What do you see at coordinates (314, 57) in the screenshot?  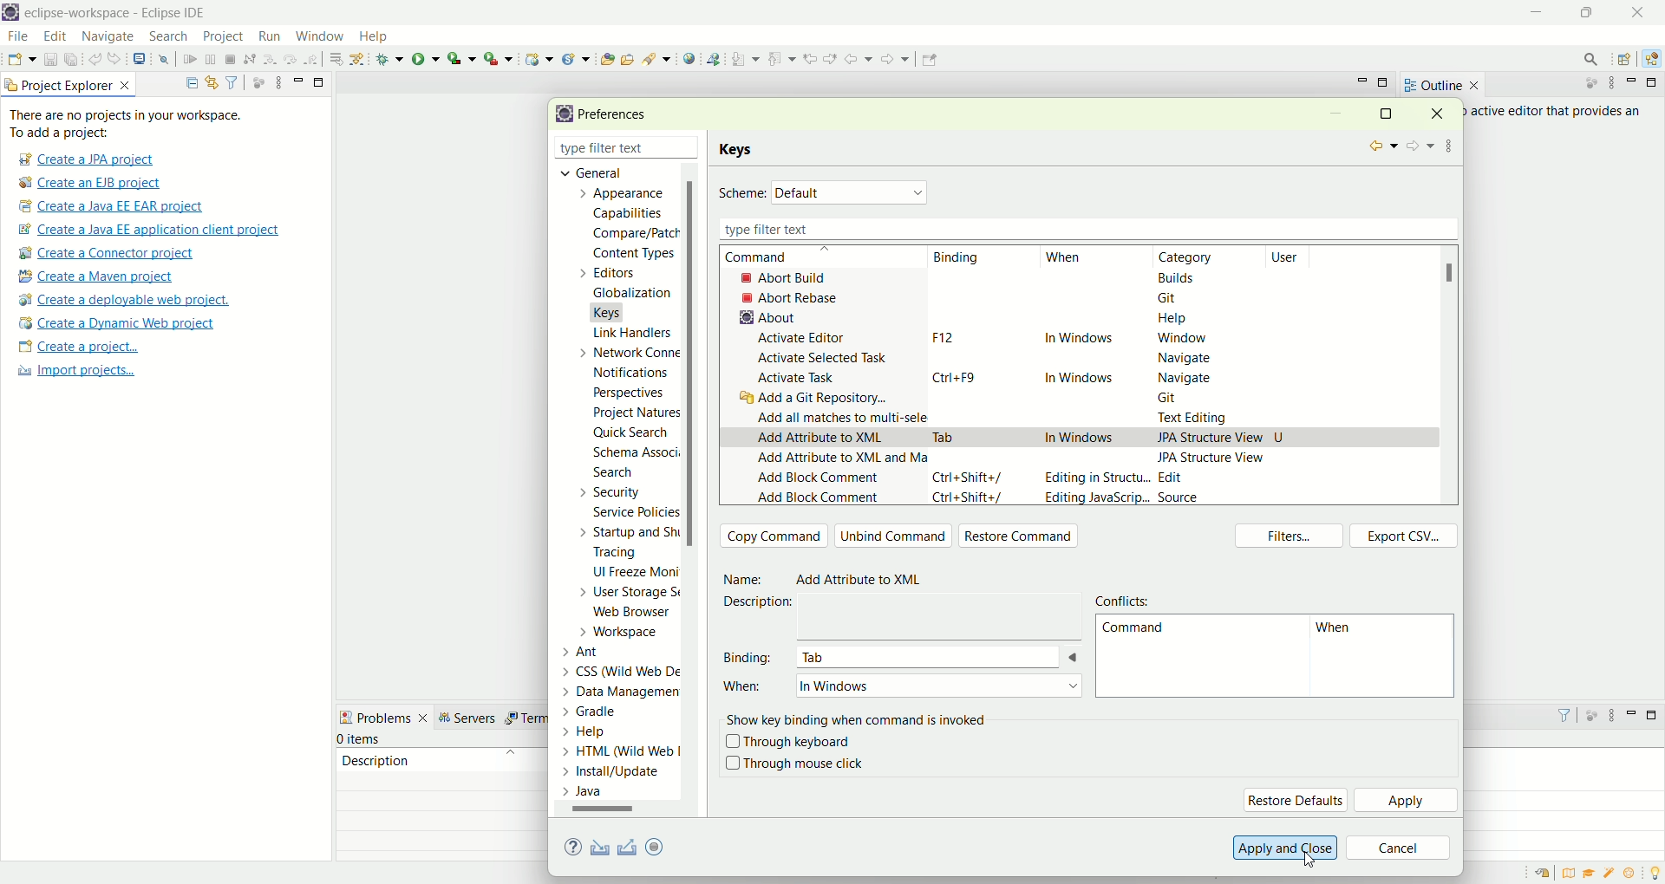 I see `step return` at bounding box center [314, 57].